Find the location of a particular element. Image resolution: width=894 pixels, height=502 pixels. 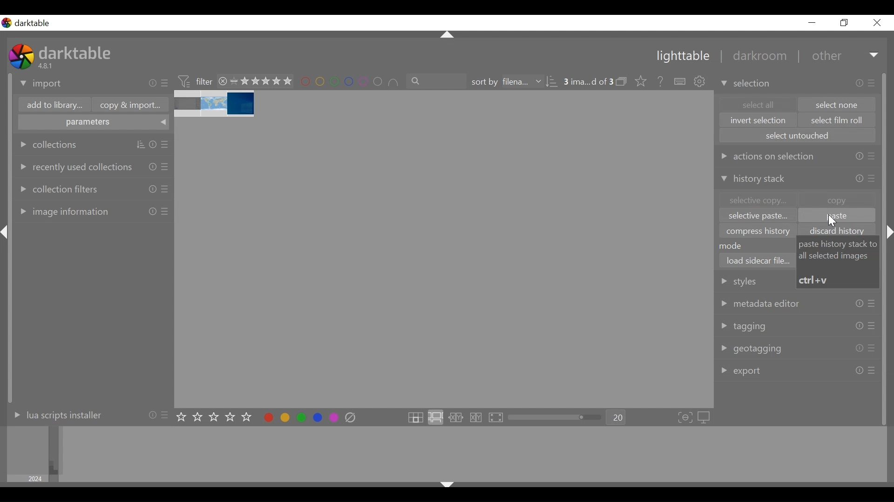

lua scripts installer is located at coordinates (55, 415).